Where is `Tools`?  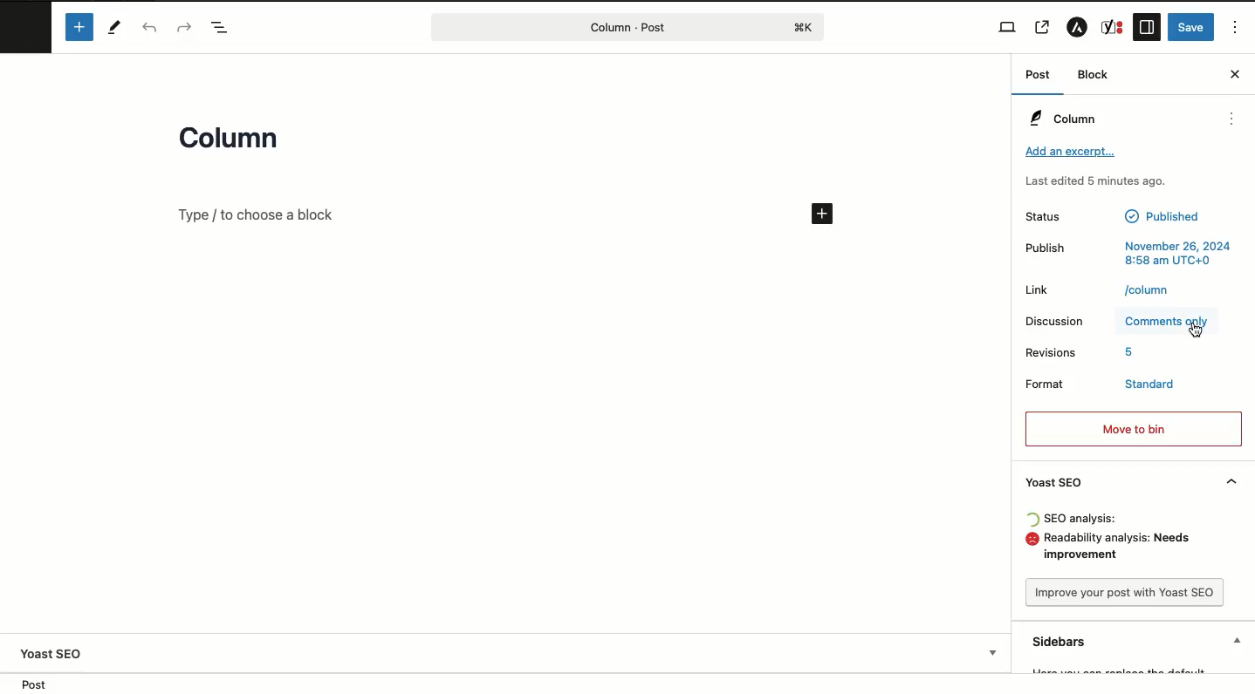
Tools is located at coordinates (116, 28).